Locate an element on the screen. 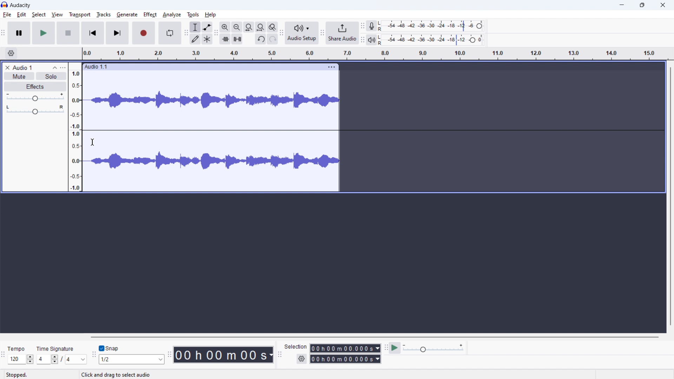 The image size is (674, 379). analyze is located at coordinates (172, 14).